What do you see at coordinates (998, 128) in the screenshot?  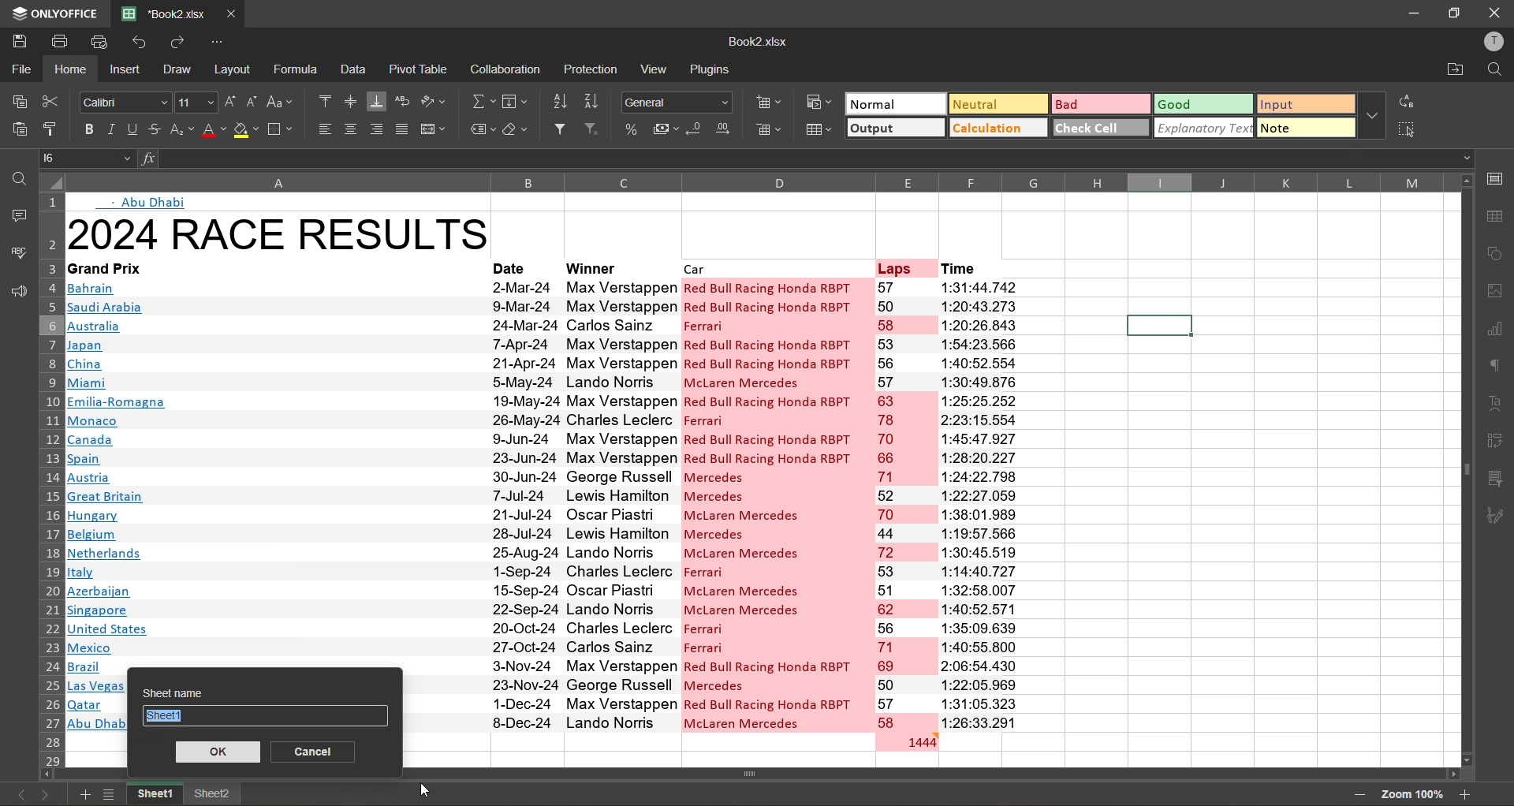 I see `calculation` at bounding box center [998, 128].